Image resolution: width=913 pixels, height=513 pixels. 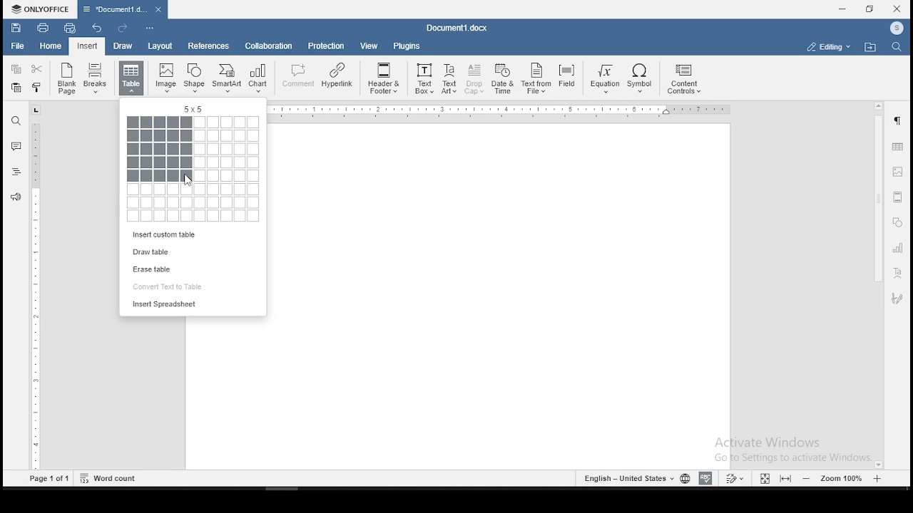 I want to click on SmartArt, so click(x=226, y=78).